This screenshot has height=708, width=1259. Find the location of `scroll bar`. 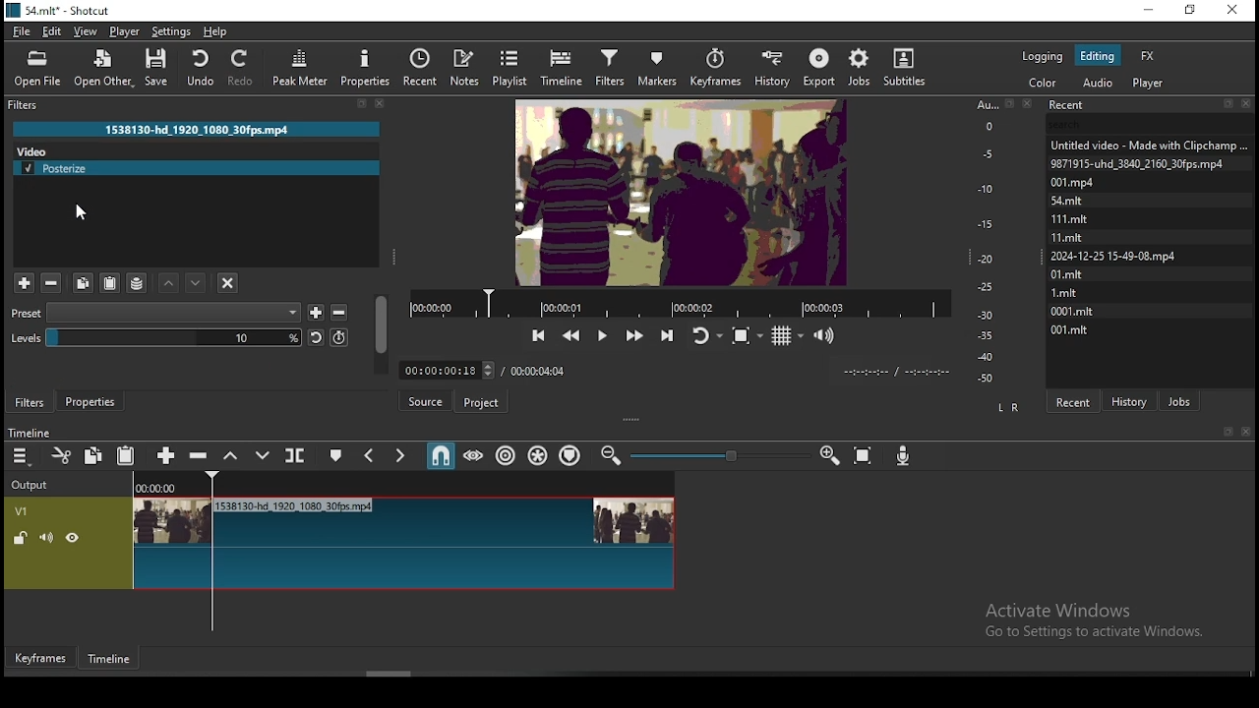

scroll bar is located at coordinates (383, 339).